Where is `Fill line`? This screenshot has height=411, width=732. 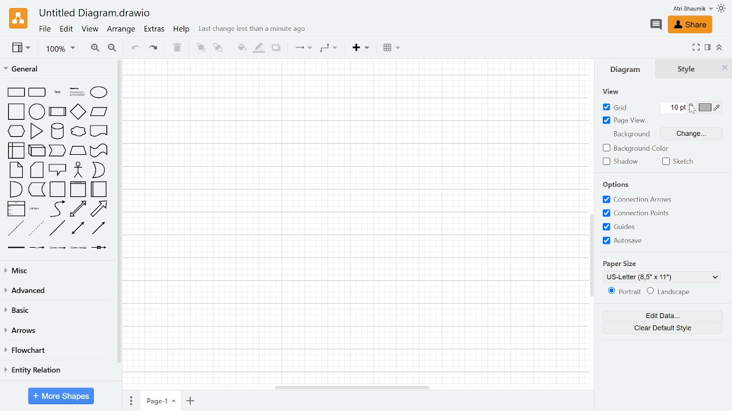
Fill line is located at coordinates (258, 49).